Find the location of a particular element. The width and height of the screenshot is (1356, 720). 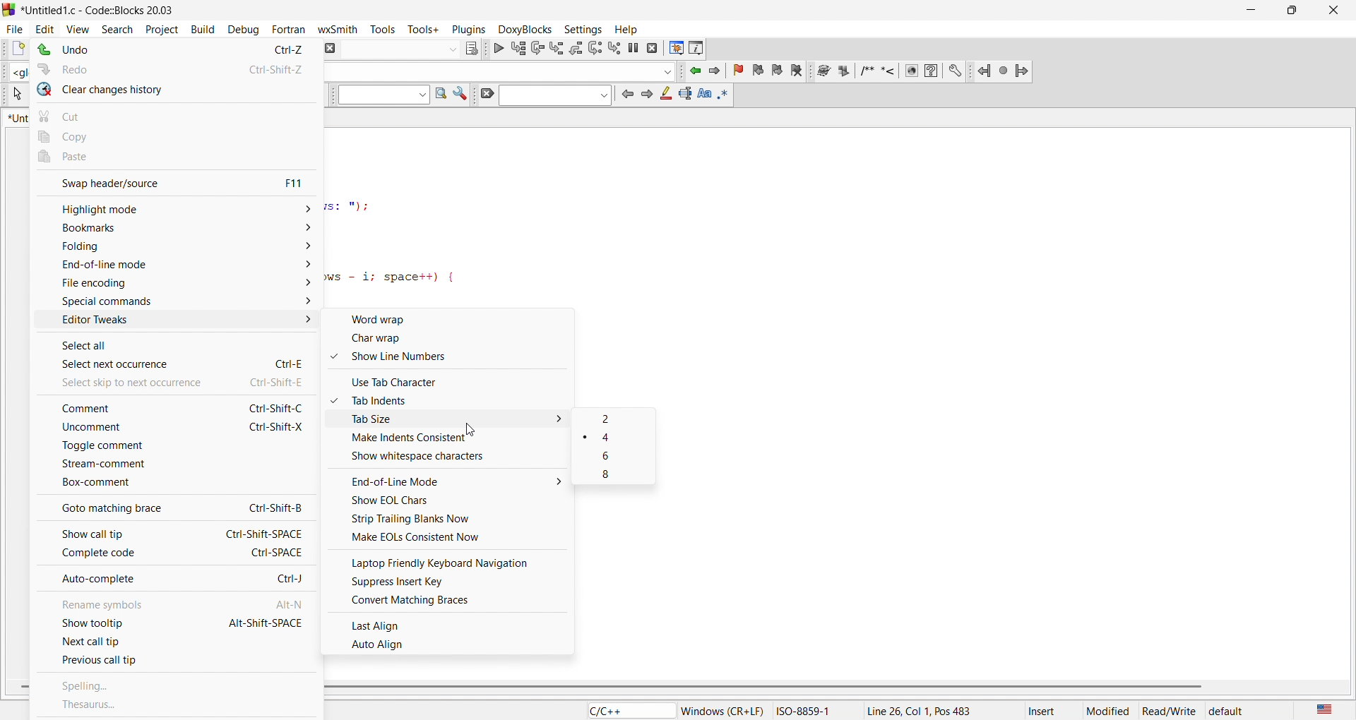

undo is located at coordinates (129, 49).